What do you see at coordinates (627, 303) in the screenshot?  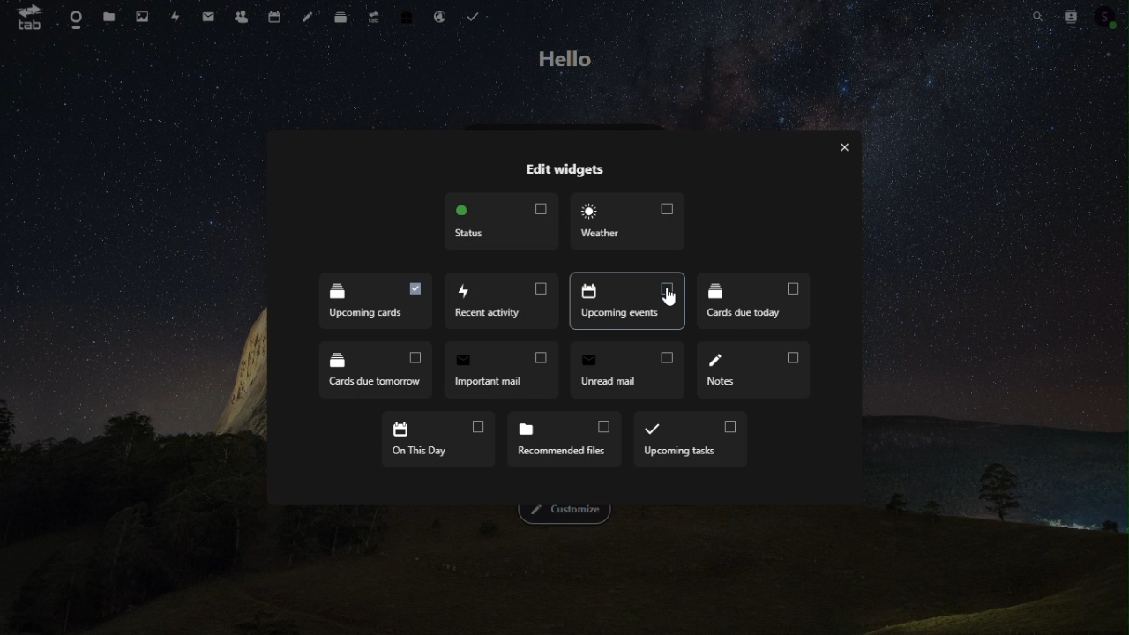 I see `Upcoming cards` at bounding box center [627, 303].